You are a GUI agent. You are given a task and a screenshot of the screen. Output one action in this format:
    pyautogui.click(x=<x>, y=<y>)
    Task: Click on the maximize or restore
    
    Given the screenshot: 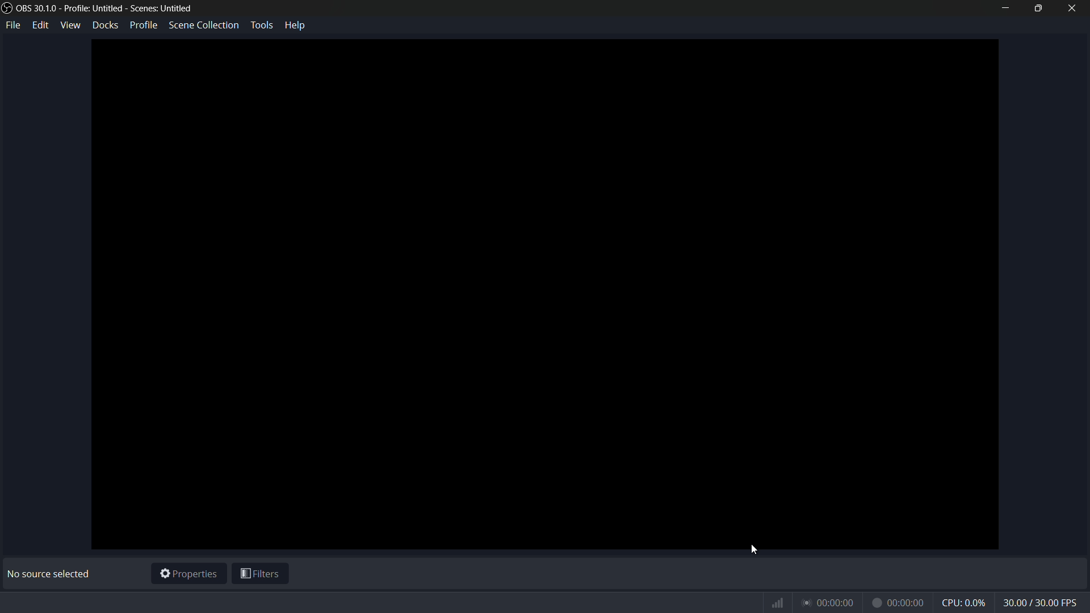 What is the action you would take?
    pyautogui.click(x=1037, y=8)
    